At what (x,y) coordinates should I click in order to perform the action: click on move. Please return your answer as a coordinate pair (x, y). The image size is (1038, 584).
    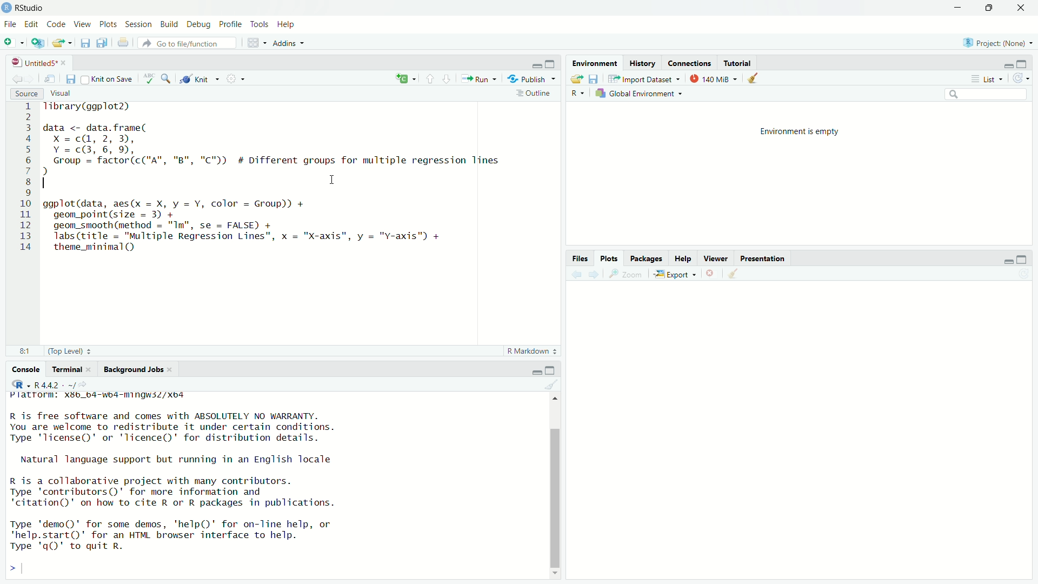
    Looking at the image, I should click on (51, 79).